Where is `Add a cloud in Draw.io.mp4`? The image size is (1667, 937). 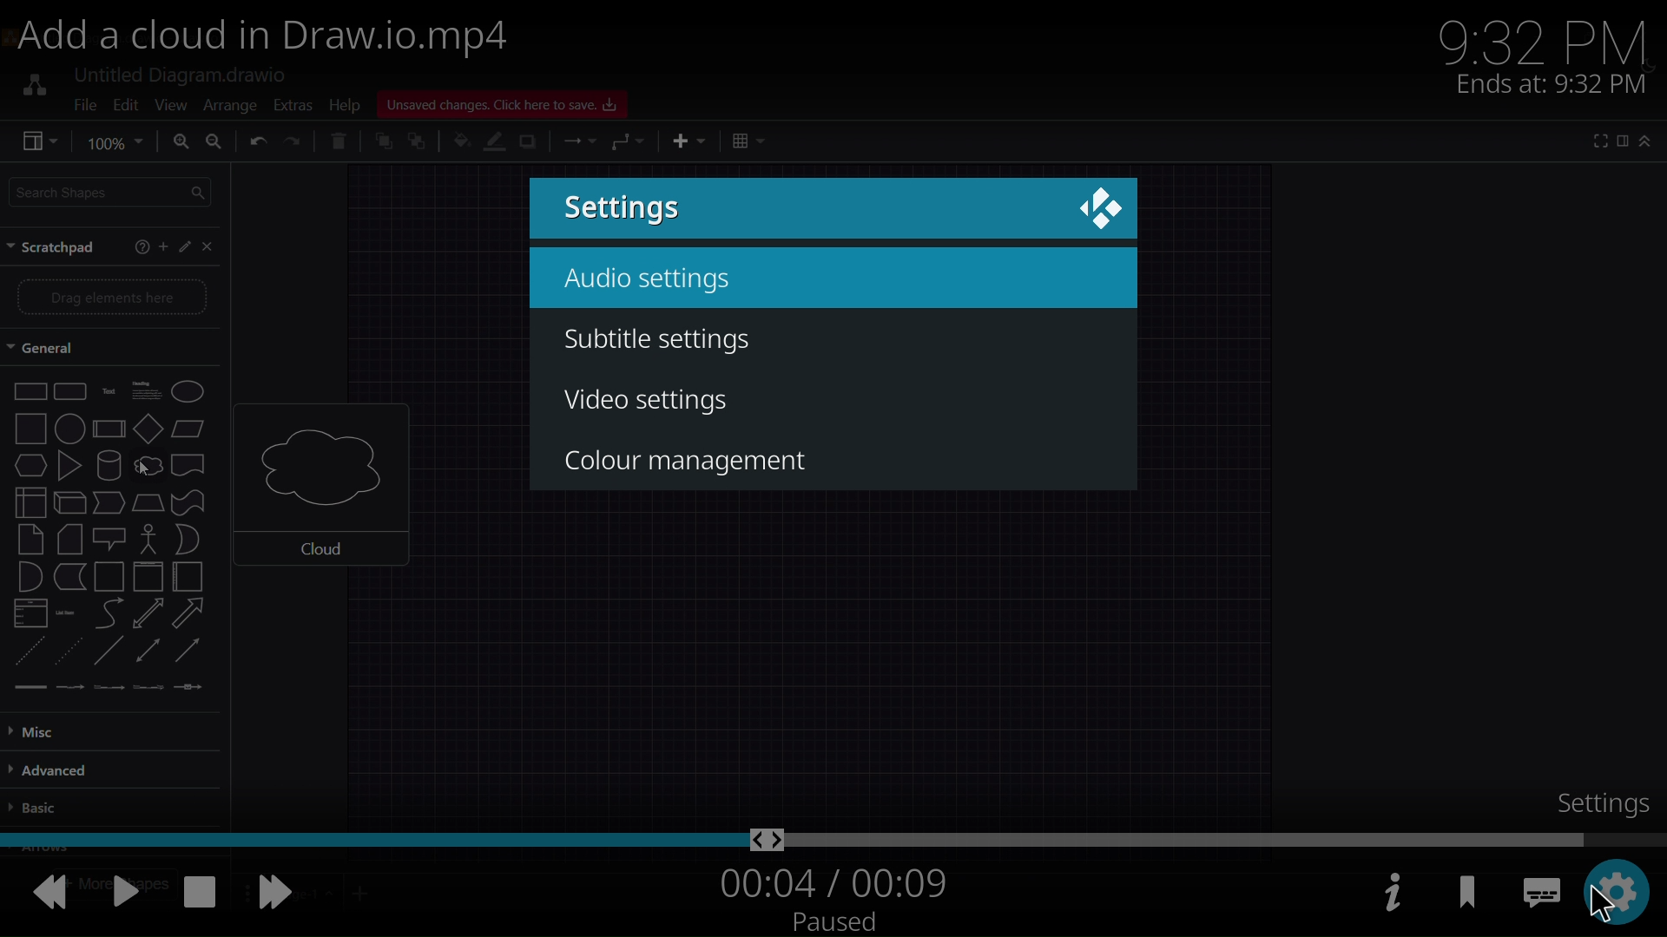
Add a cloud in Draw.io.mp4 is located at coordinates (280, 40).